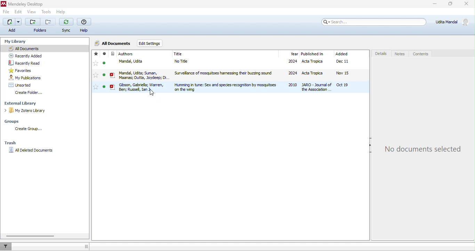  Describe the element at coordinates (21, 71) in the screenshot. I see `favourites` at that location.